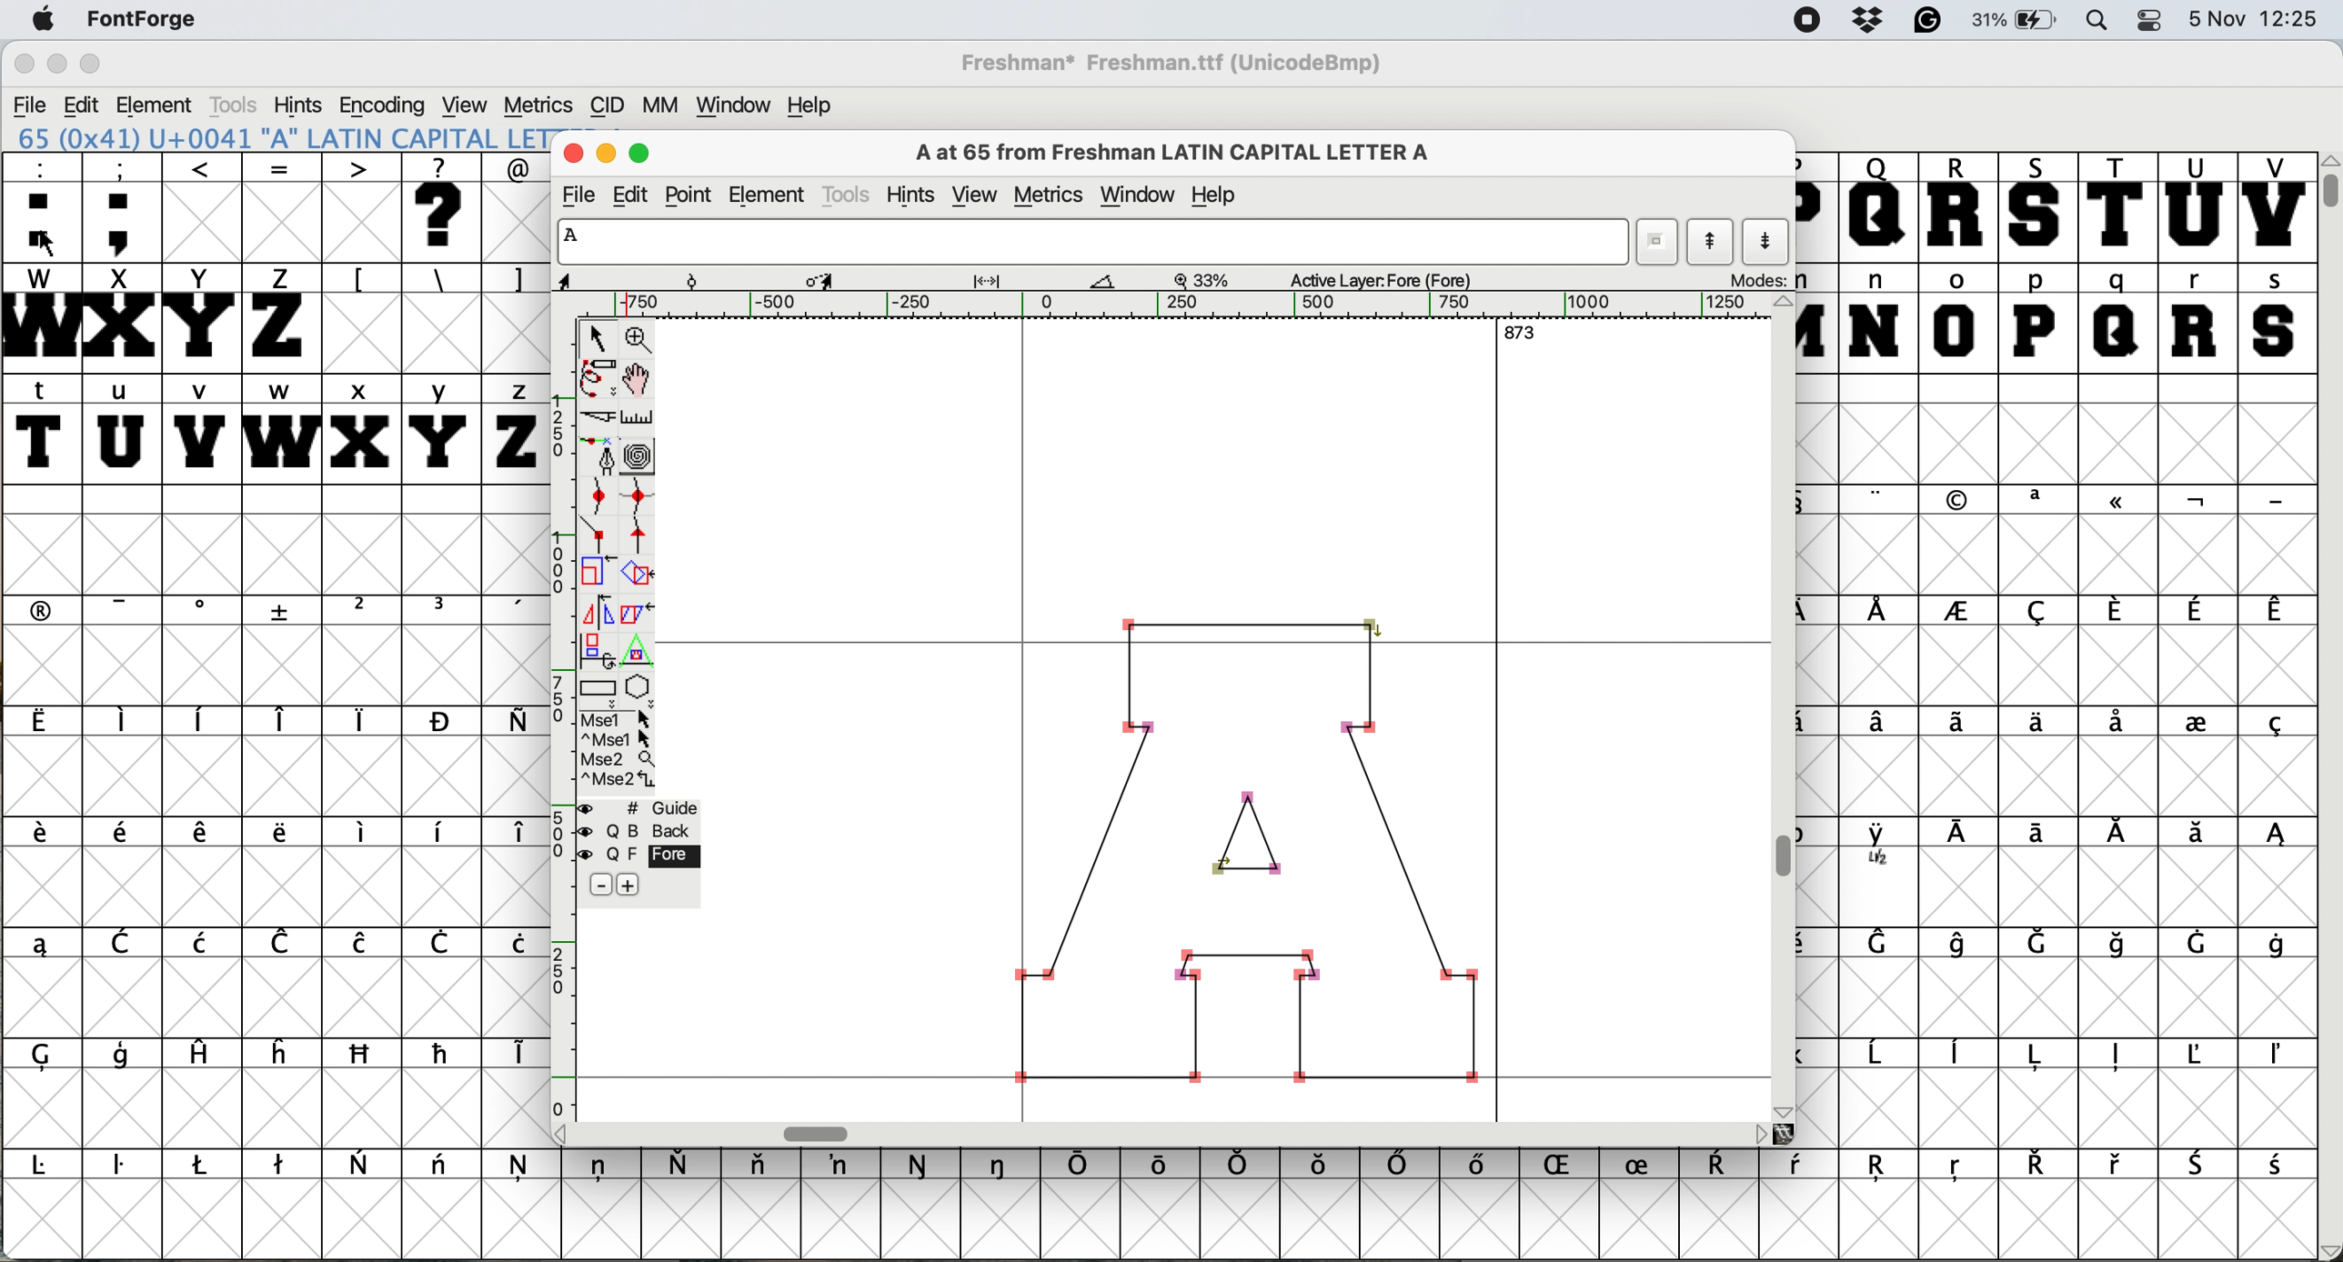  I want to click on symbol, so click(2275, 726).